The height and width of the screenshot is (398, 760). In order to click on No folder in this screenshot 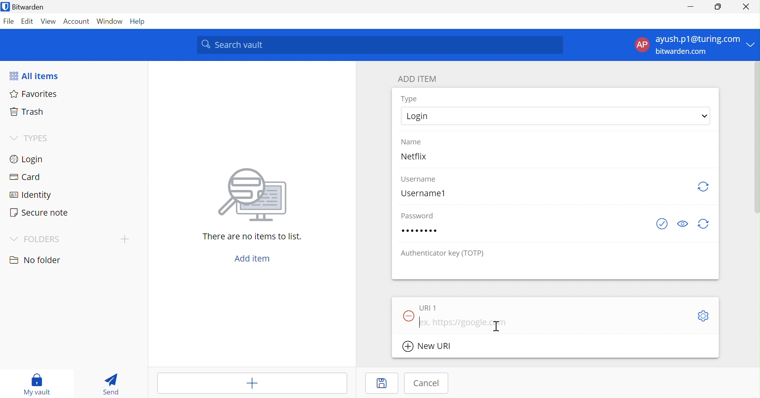, I will do `click(35, 260)`.